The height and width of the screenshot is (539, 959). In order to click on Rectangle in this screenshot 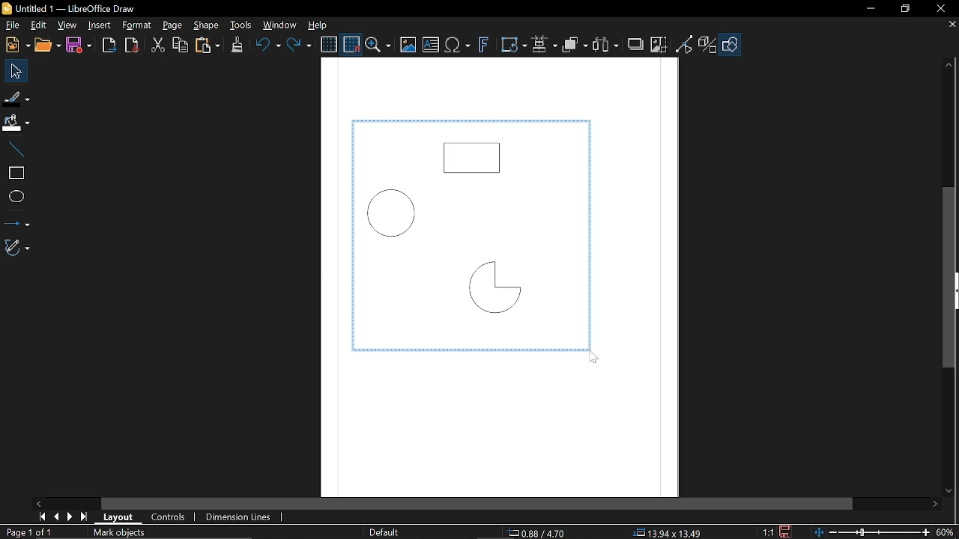, I will do `click(474, 154)`.